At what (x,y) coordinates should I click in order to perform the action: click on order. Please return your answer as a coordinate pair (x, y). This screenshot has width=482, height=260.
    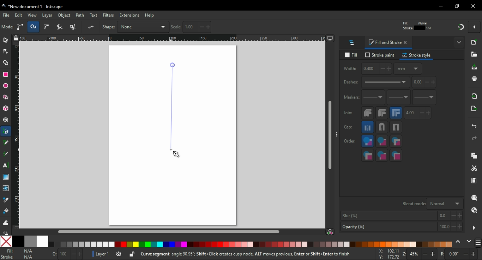
    Looking at the image, I should click on (350, 141).